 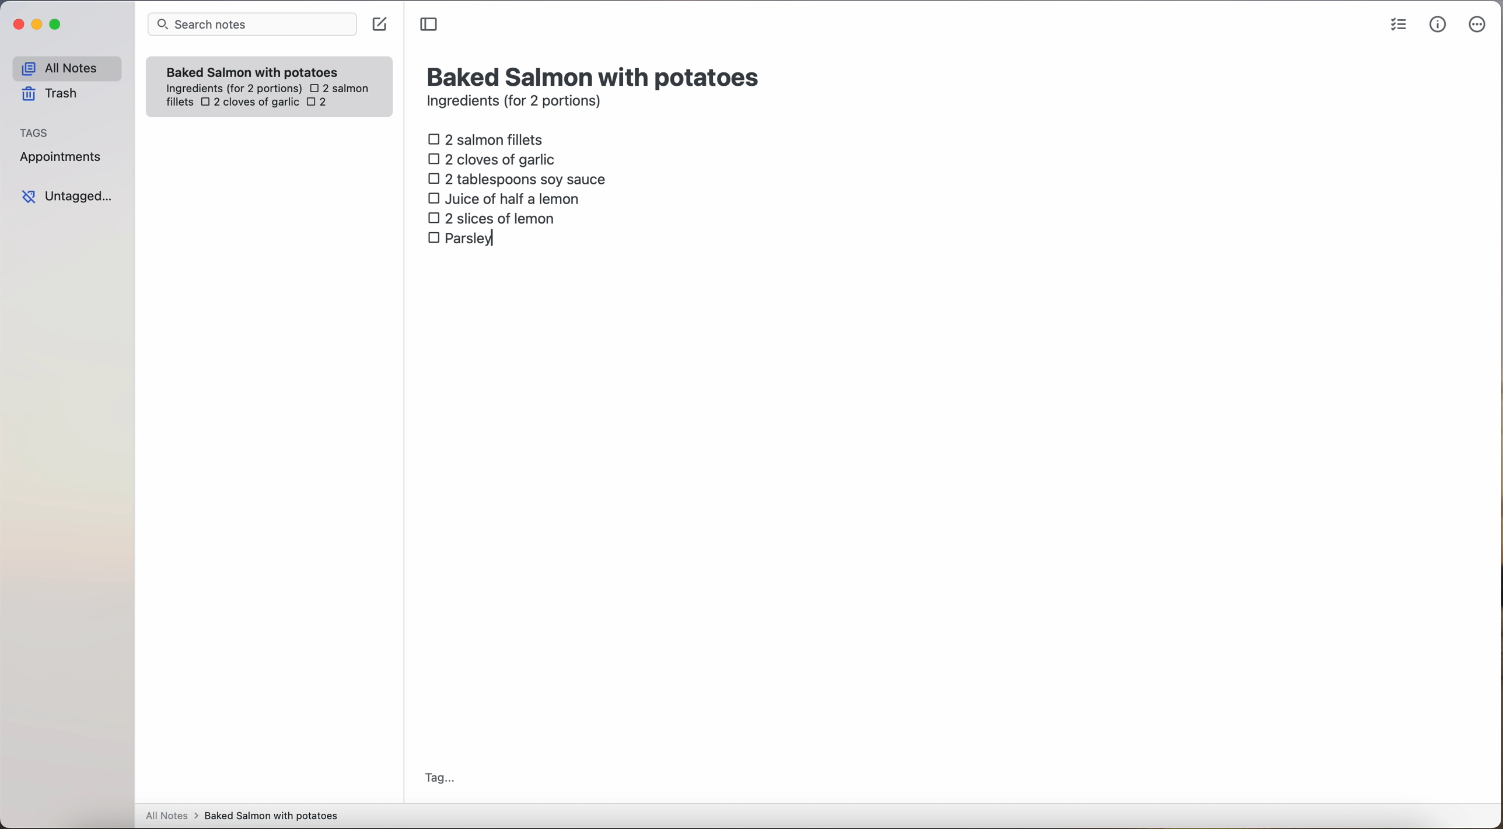 What do you see at coordinates (1399, 25) in the screenshot?
I see `check list` at bounding box center [1399, 25].